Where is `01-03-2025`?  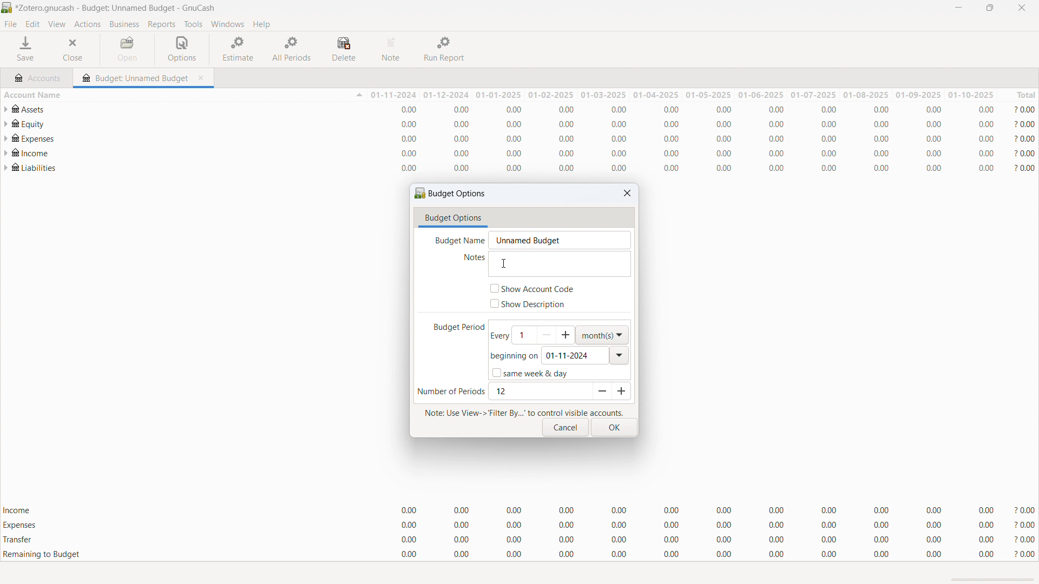
01-03-2025 is located at coordinates (602, 94).